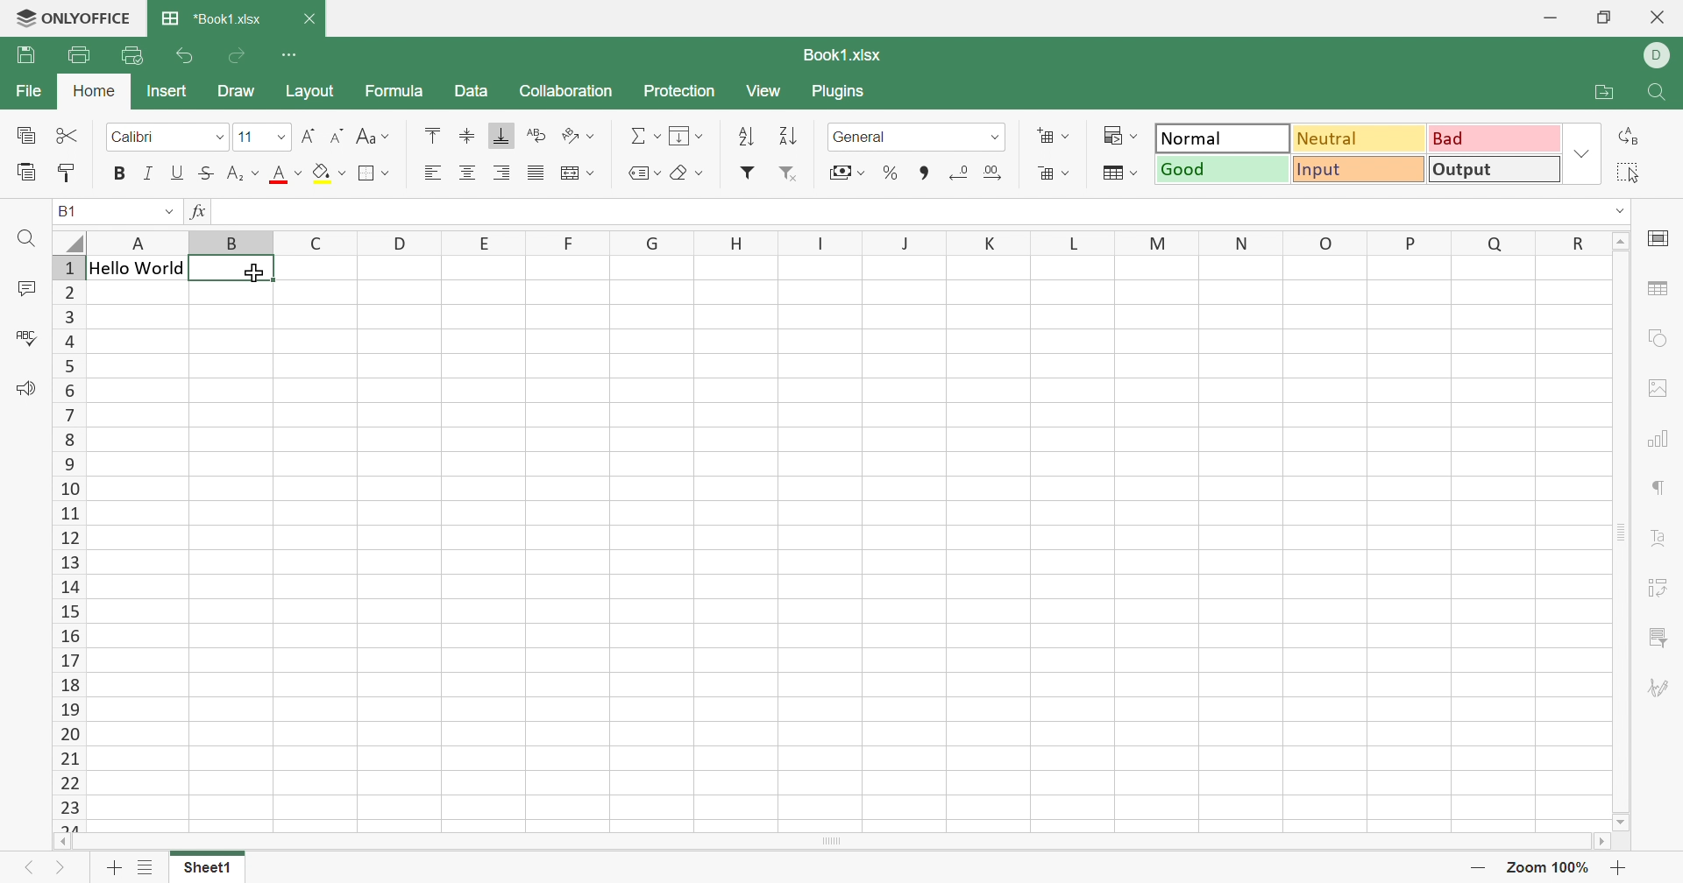  What do you see at coordinates (327, 171) in the screenshot?
I see `Fill color` at bounding box center [327, 171].